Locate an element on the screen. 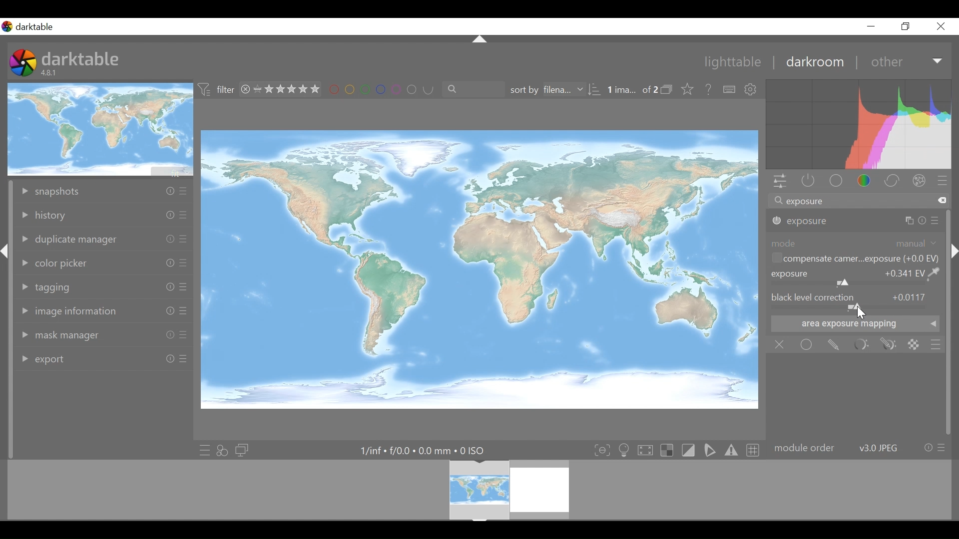 The image size is (959, 539). image preview is located at coordinates (100, 129).